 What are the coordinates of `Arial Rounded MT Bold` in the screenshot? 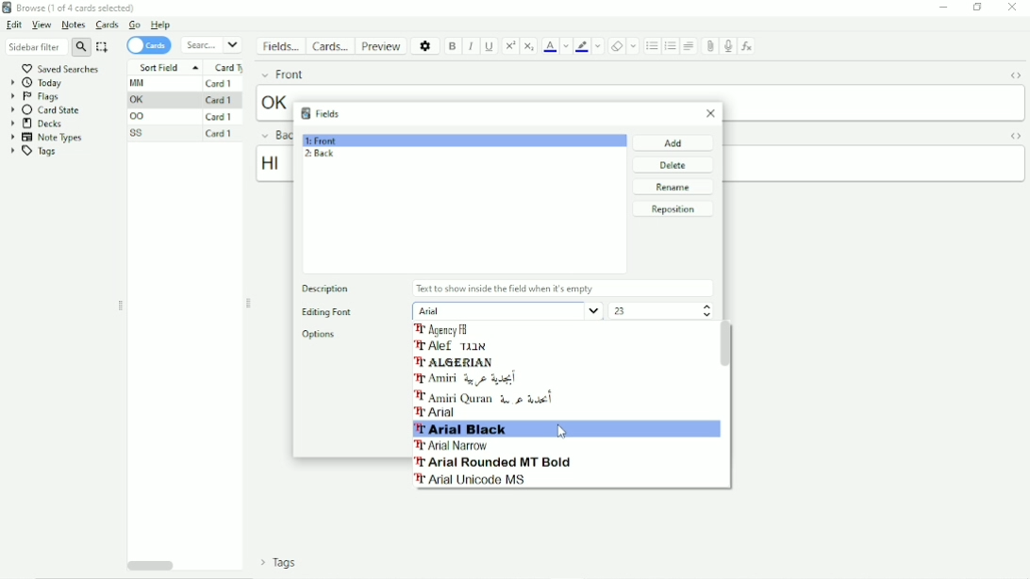 It's located at (494, 462).